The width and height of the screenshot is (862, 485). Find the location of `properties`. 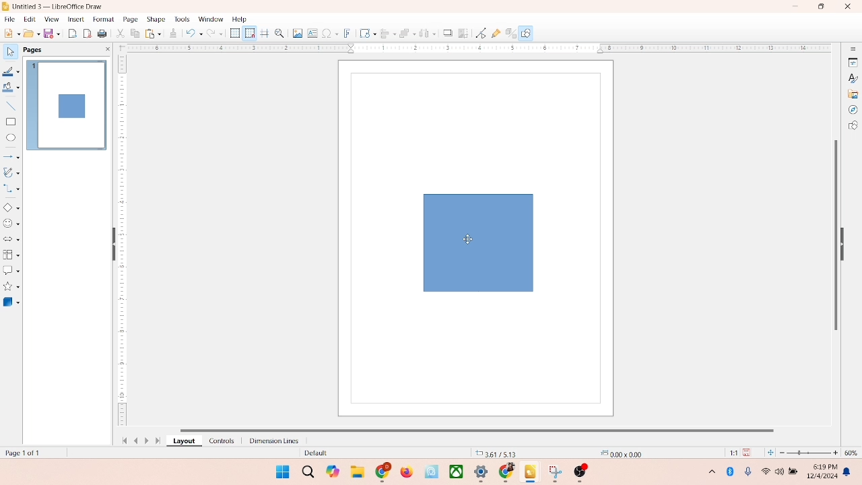

properties is located at coordinates (852, 61).